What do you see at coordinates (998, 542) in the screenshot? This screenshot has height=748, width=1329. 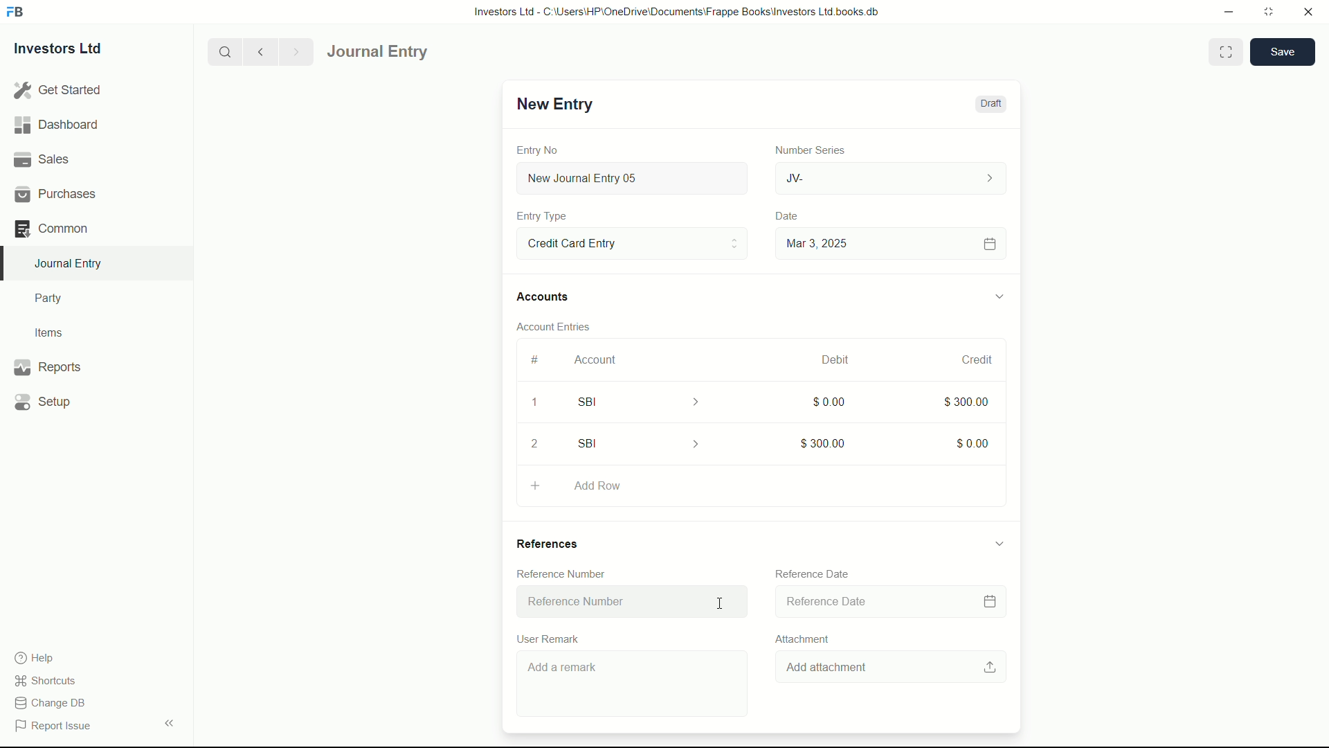 I see `expand/collapse` at bounding box center [998, 542].